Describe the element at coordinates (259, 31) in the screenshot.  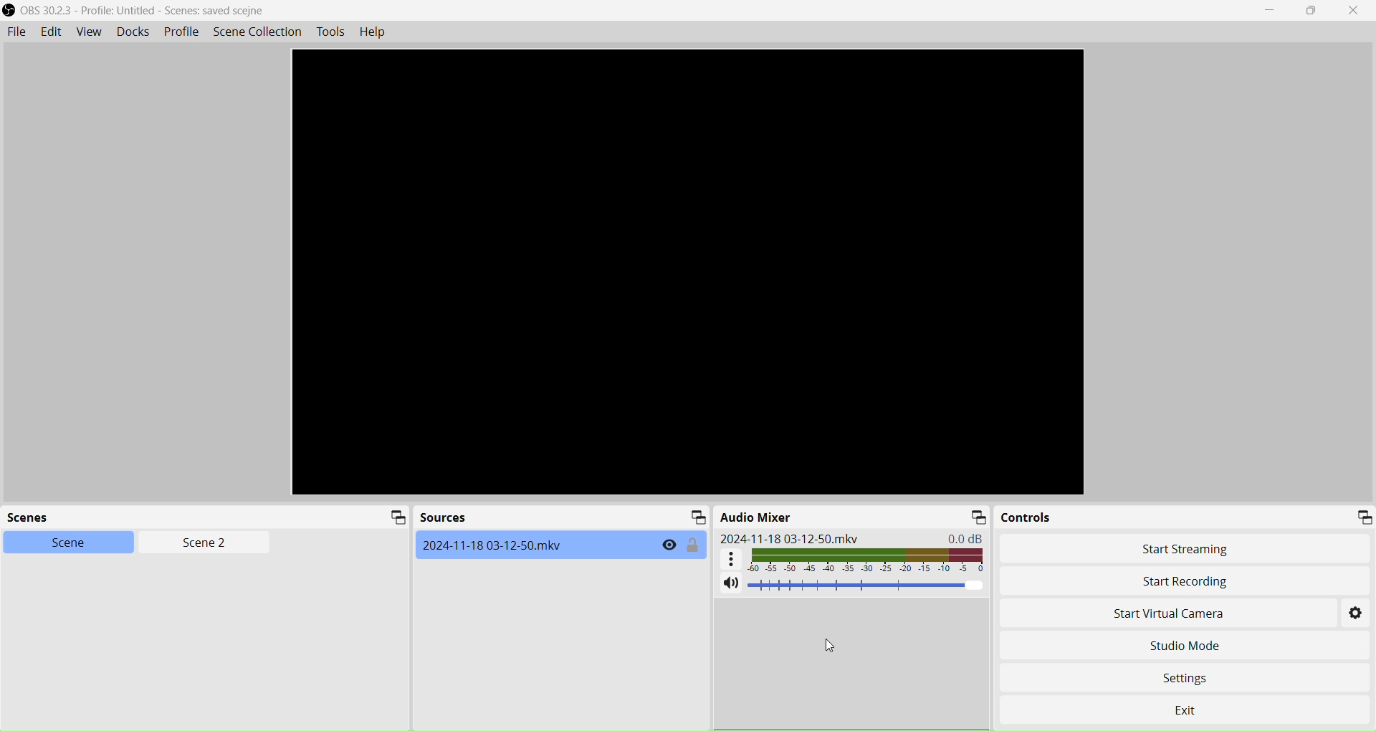
I see `SceneCollection` at that location.